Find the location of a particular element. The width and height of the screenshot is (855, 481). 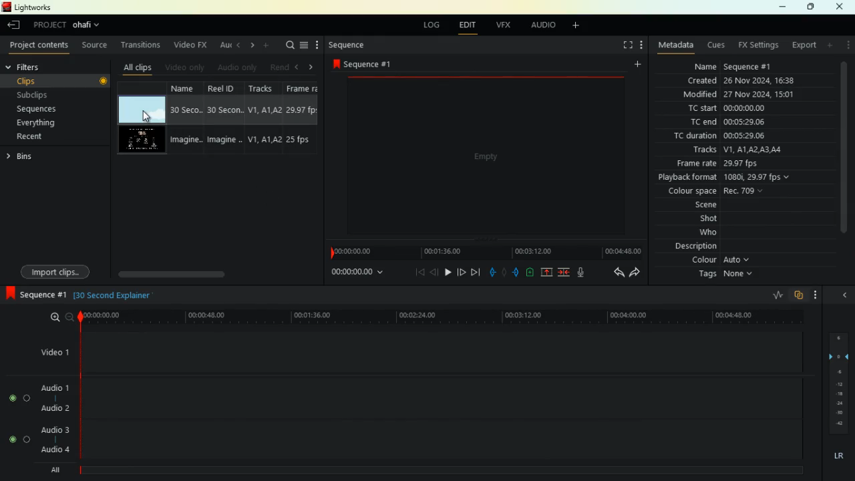

up is located at coordinates (544, 273).